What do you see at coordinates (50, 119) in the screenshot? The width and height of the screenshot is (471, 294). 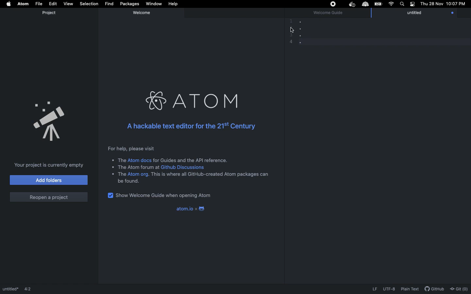 I see `announcement` at bounding box center [50, 119].